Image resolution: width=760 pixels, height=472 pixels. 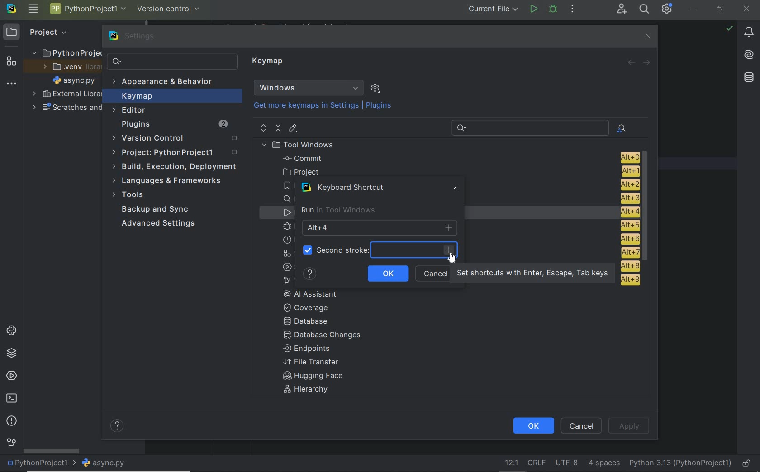 I want to click on python consoles, so click(x=10, y=330).